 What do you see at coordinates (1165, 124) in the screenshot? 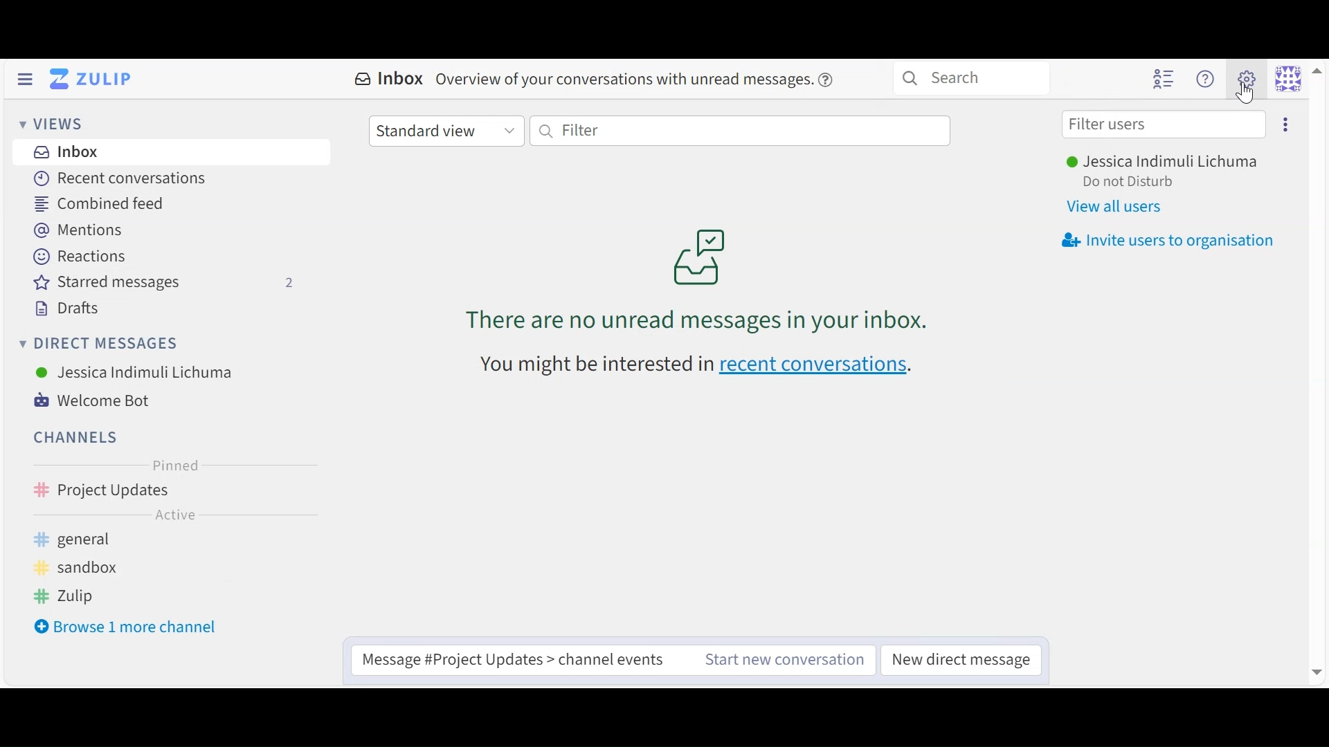
I see `Filter user` at bounding box center [1165, 124].